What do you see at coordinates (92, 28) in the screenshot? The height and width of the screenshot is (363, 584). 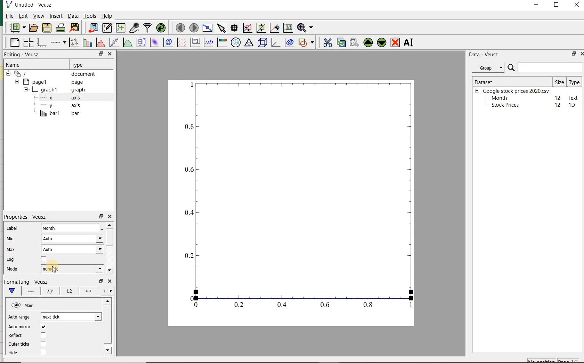 I see `import data into Veusz` at bounding box center [92, 28].